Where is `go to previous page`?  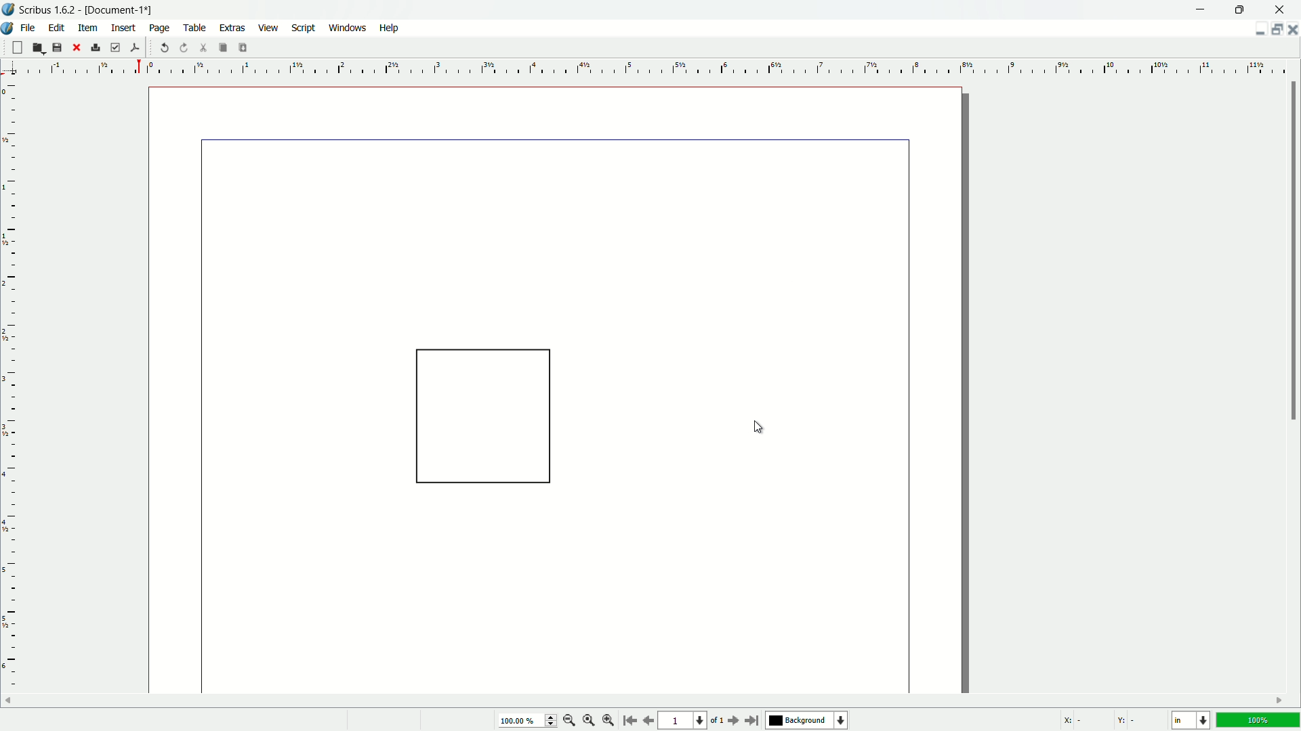
go to previous page is located at coordinates (646, 721).